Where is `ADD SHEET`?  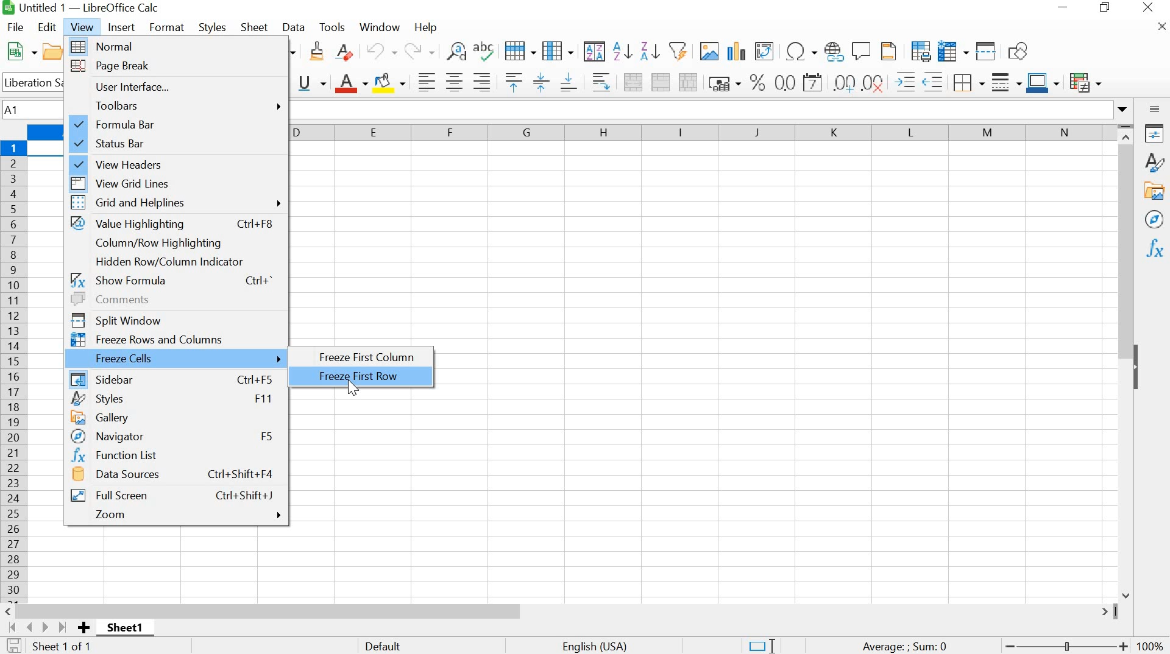
ADD SHEET is located at coordinates (85, 628).